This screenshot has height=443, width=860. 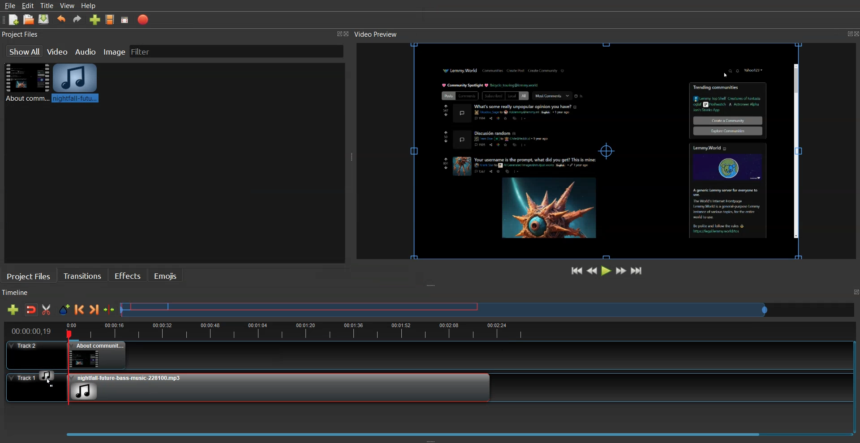 What do you see at coordinates (352, 159) in the screenshot?
I see `Window Adjuster` at bounding box center [352, 159].